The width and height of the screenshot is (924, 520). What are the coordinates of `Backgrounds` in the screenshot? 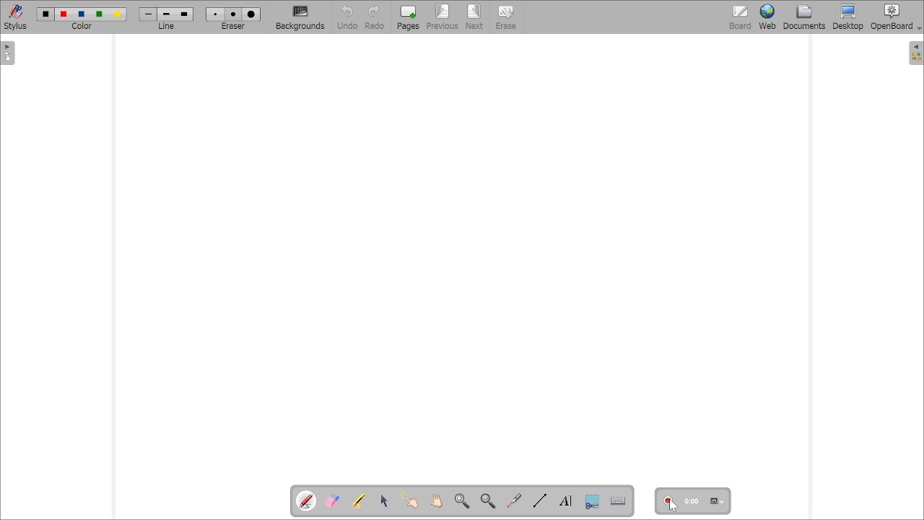 It's located at (300, 18).